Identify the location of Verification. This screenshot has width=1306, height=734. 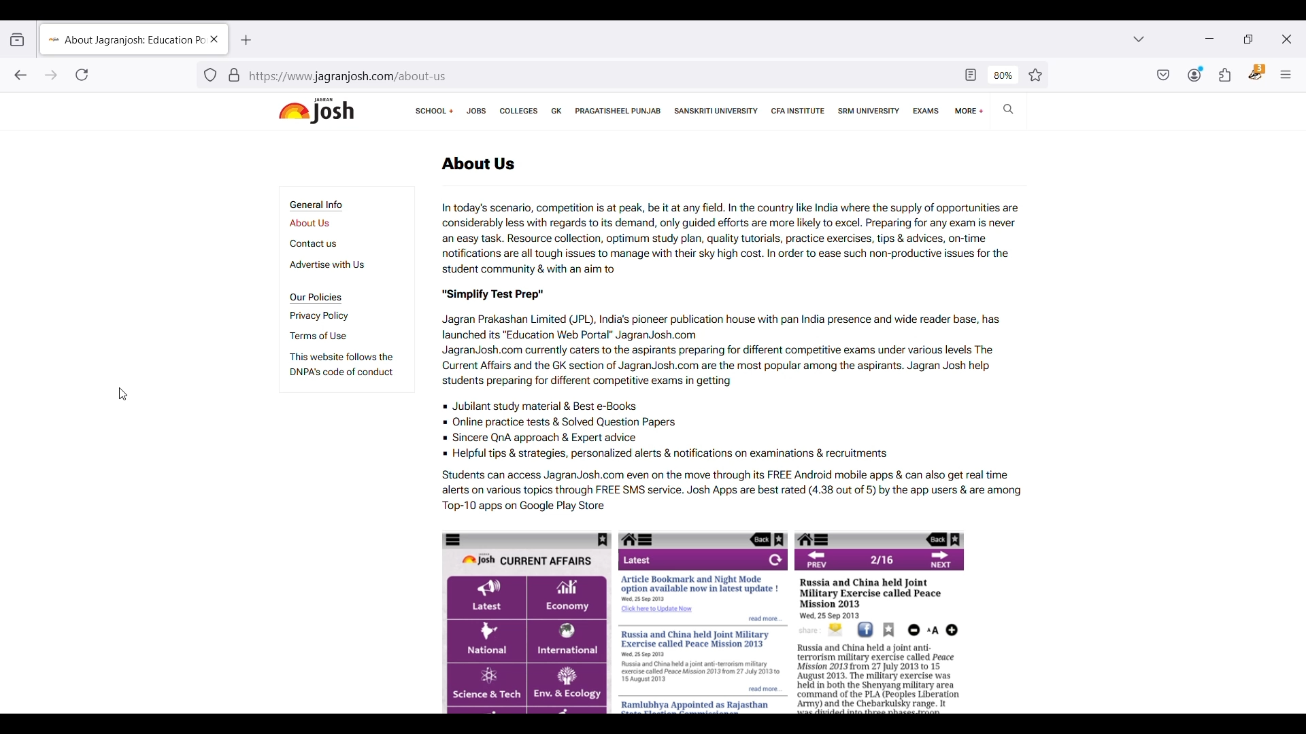
(234, 73).